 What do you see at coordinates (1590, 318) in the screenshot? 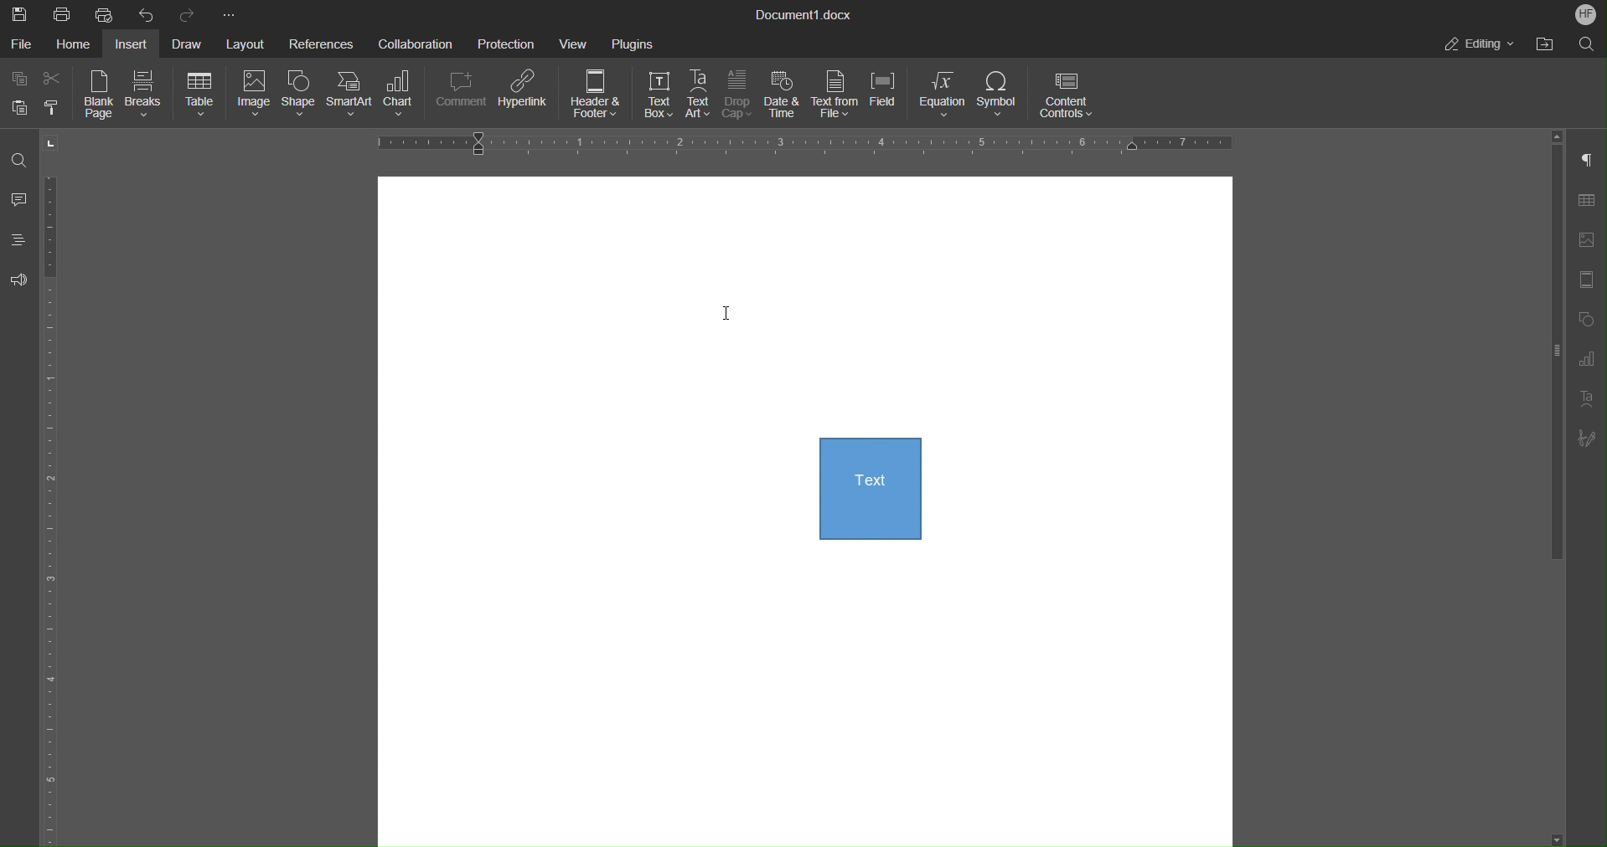
I see `Shape Settings` at bounding box center [1590, 318].